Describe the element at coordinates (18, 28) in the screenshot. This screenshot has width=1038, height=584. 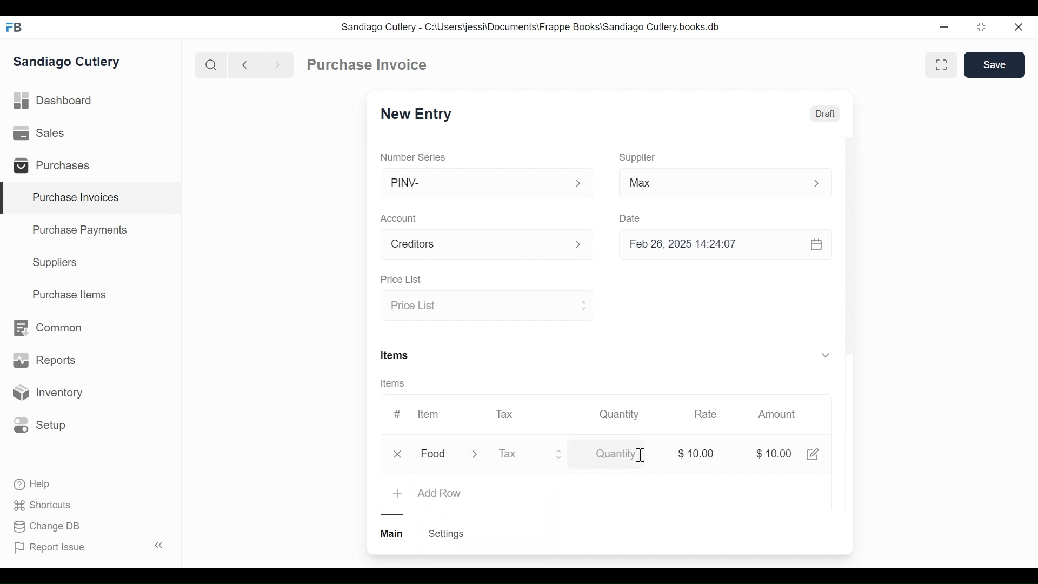
I see `Frappe Books Desktop icon` at that location.